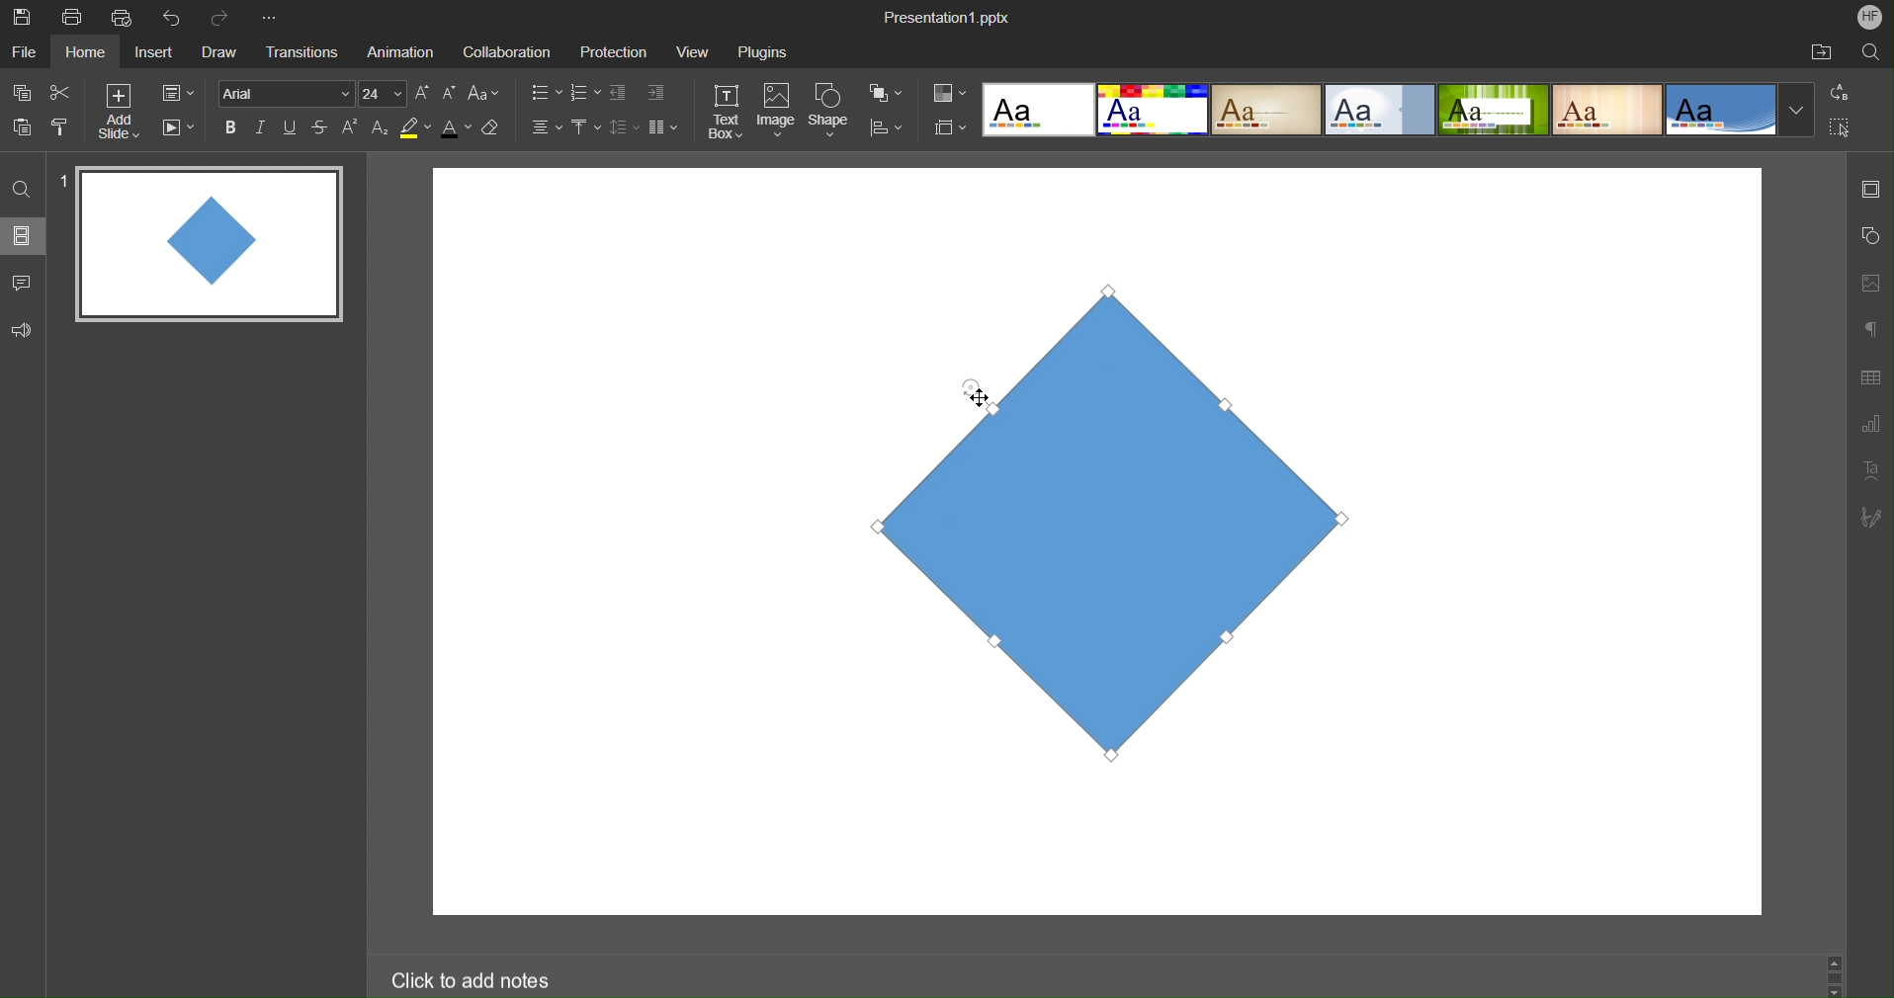 This screenshot has width=1894, height=998. I want to click on Text Color, so click(456, 127).